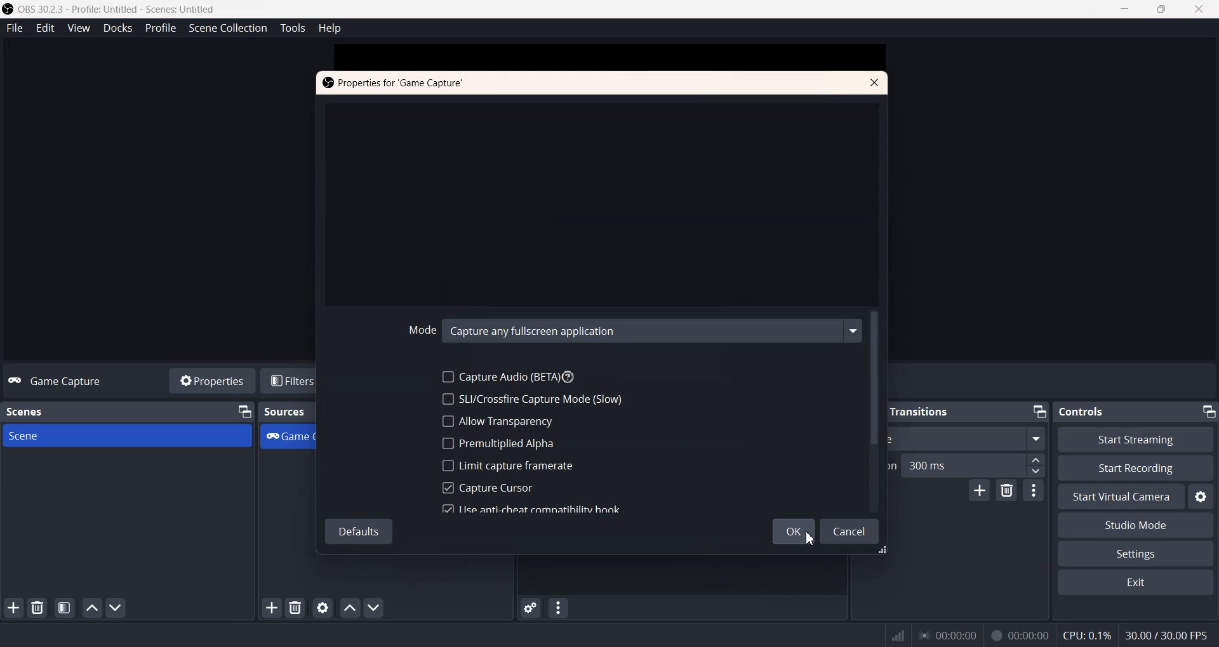 The width and height of the screenshot is (1219, 647). What do you see at coordinates (1136, 553) in the screenshot?
I see `Settings` at bounding box center [1136, 553].